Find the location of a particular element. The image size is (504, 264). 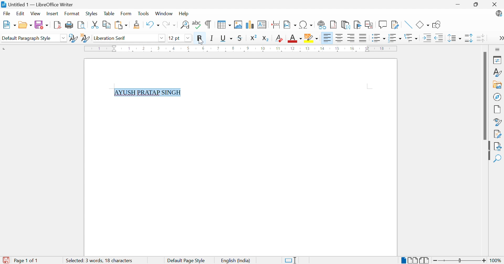

Increase Indent is located at coordinates (427, 38).